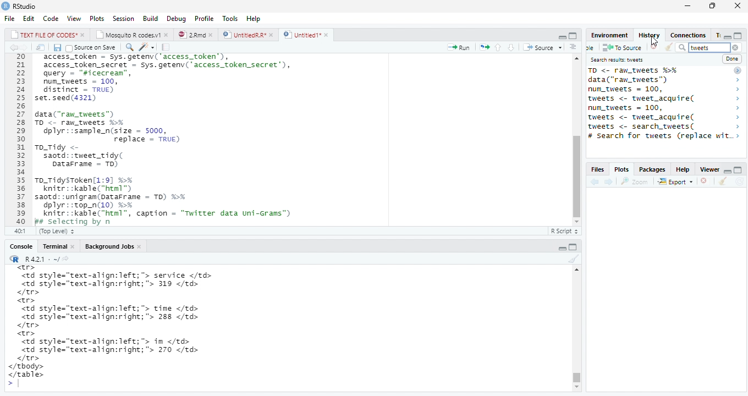 The height and width of the screenshot is (396, 748). I want to click on 20 access_token - Sys.getenv('access_token’),
21 access_token_secret - sys.getenv( access_token secret’),
22 query - "sicecrean”,

23 num_tweets = 100,

24 distinct = TRUE)

25 set.seed(4321)

26

27 data("raw_tweets")

28 TD <- raw tweets H¥

29 dplyr::sample_n(size = 5000,

30 replace = TRUE)

31 To_Tidy <-

32 saotd::tweet_tidy(

33 Datarrame - TD)

34

35 To_TidysToken[1:9] %%

36 knitr::kable("html™)

37 saotd: :unigram(pataFrame = TD) %>%

38 dplyr::top_n(10) %%

39 knitr::kable("html”, caption = "Twitter data uni-Grams")
40 Bs selecting bv n, so click(167, 146).